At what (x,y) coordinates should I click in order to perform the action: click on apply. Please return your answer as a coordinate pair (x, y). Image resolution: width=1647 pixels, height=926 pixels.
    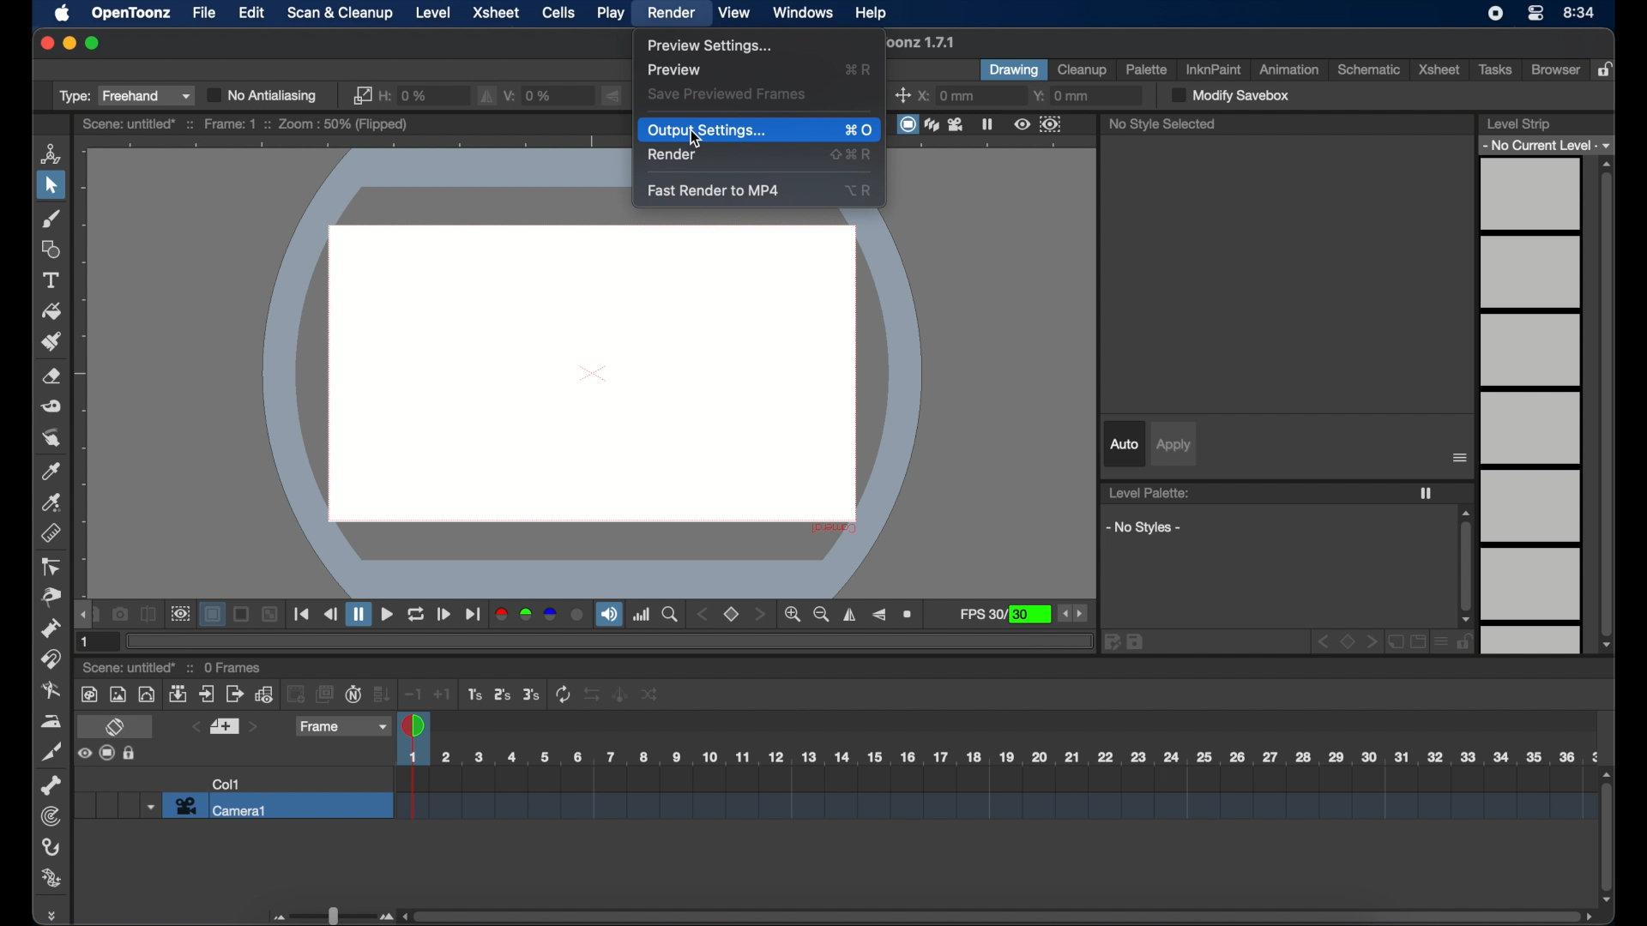
    Looking at the image, I should click on (1174, 445).